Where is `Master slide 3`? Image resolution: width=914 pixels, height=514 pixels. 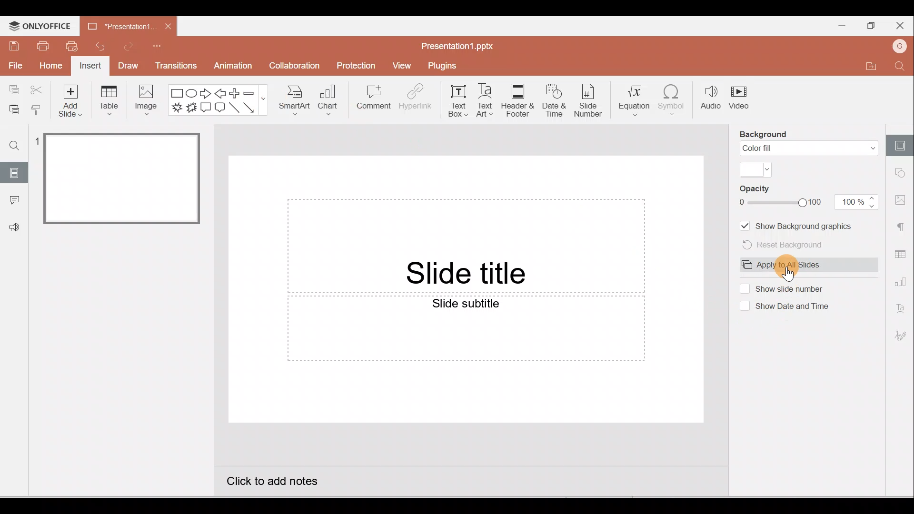
Master slide 3 is located at coordinates (133, 354).